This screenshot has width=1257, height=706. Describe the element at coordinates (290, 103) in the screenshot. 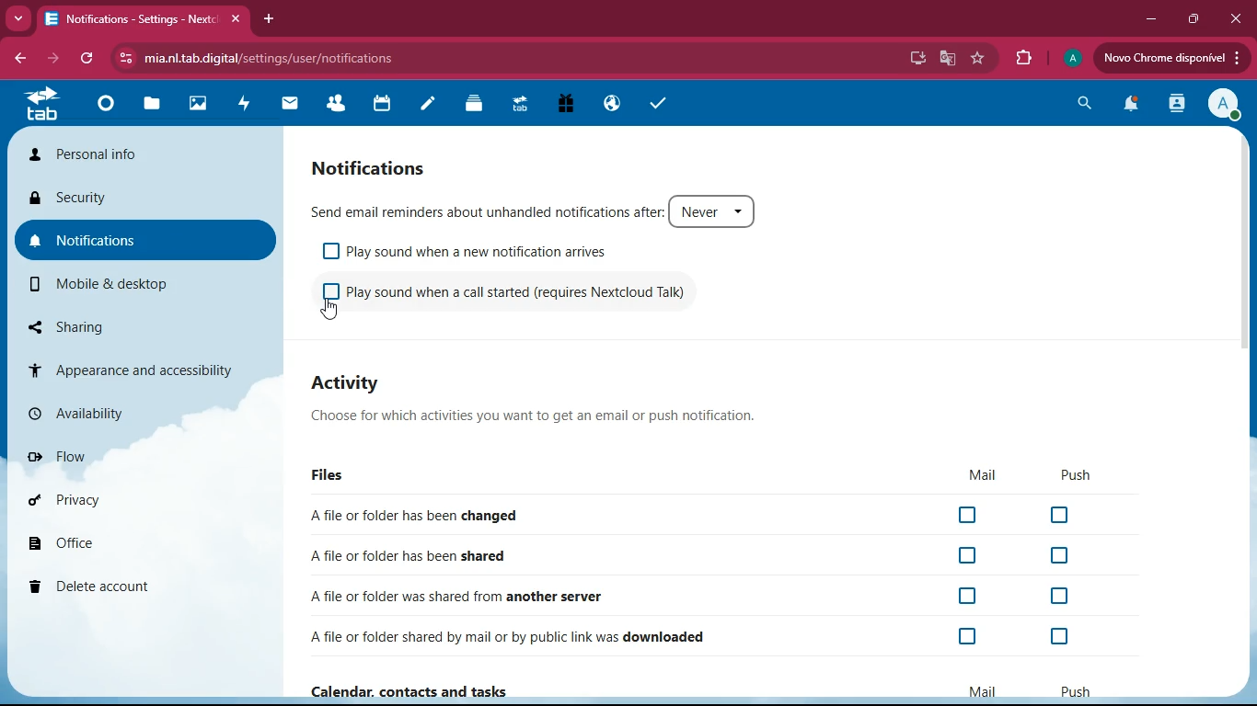

I see `mail` at that location.